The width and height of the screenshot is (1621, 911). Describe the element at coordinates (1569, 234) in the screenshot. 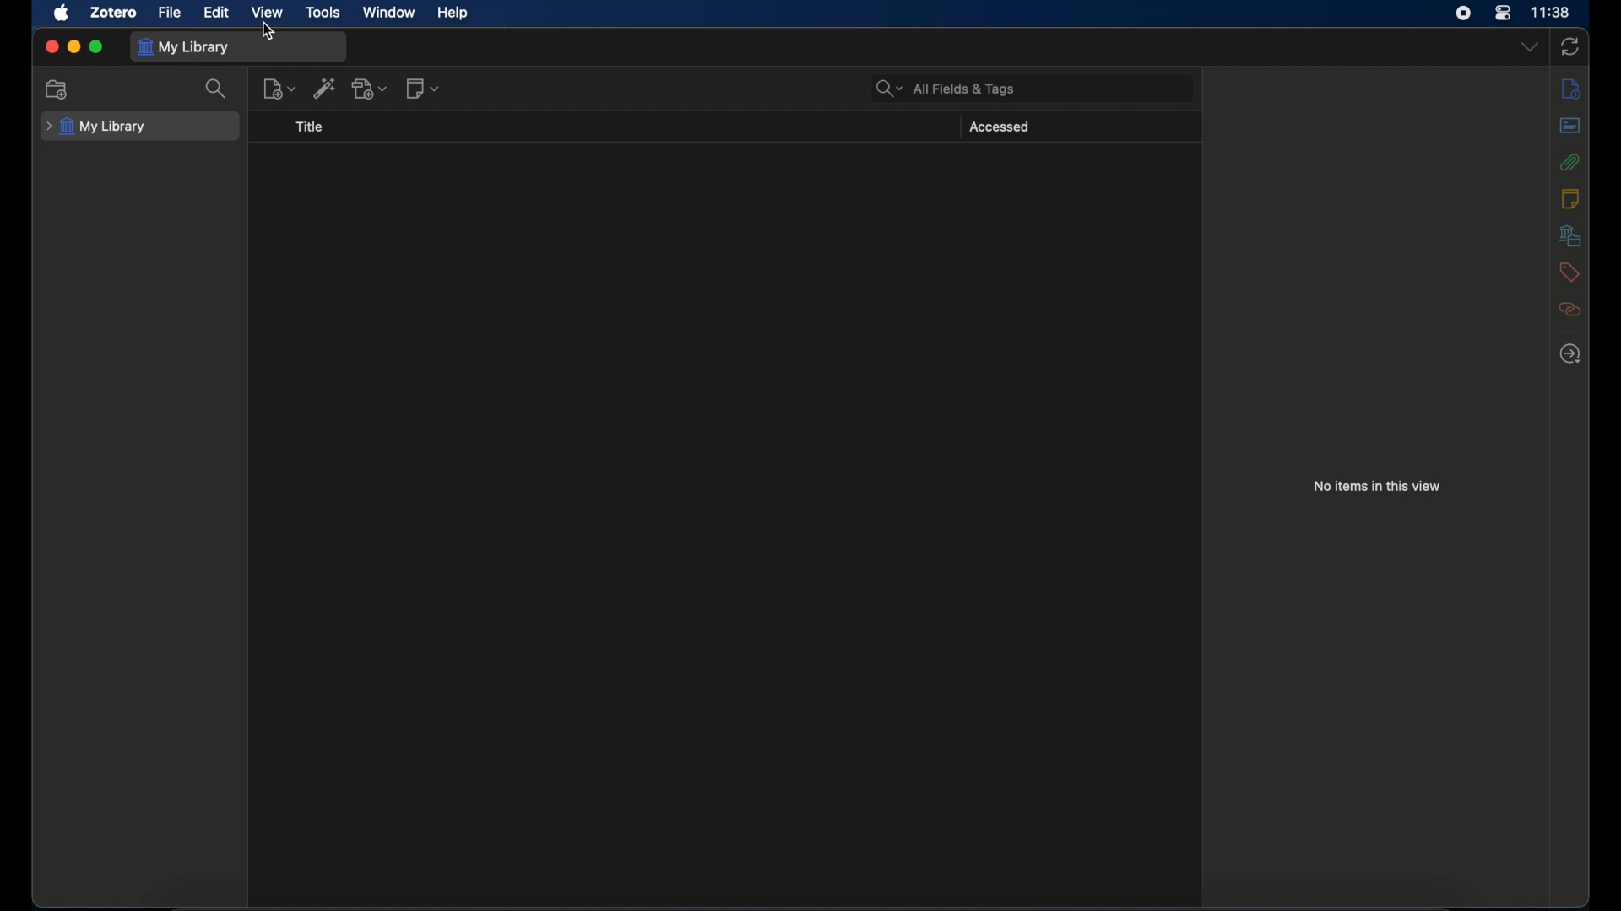

I see `libraries` at that location.